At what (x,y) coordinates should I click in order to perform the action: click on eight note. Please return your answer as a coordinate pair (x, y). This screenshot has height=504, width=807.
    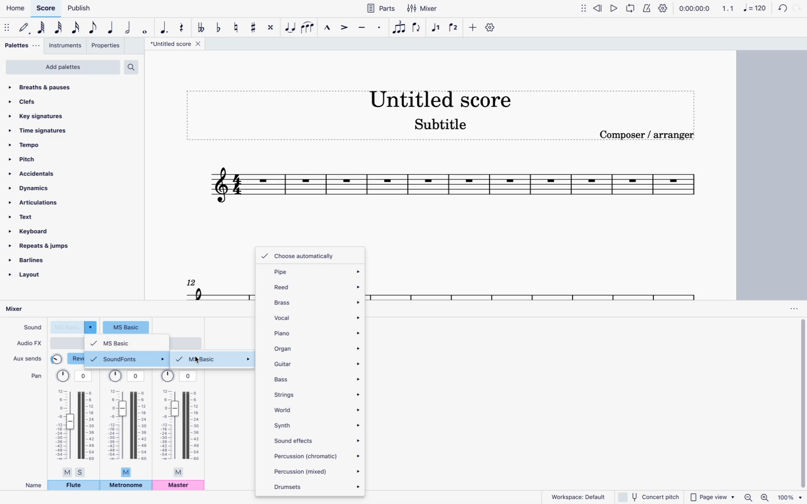
    Looking at the image, I should click on (94, 29).